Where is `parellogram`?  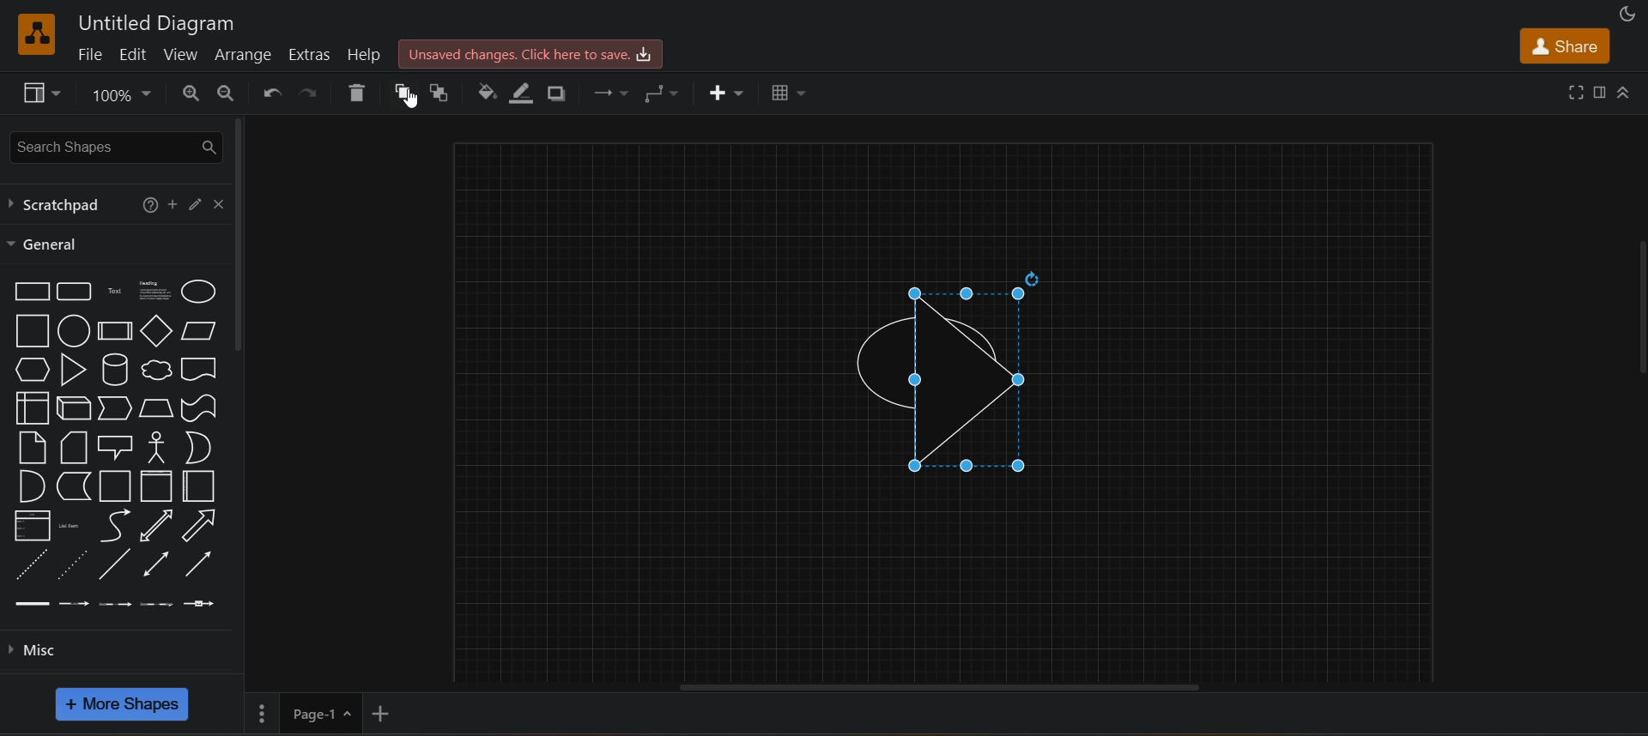
parellogram is located at coordinates (197, 330).